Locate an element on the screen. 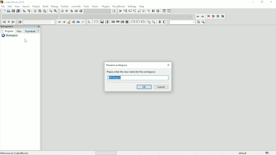 This screenshot has height=155, width=276. Abort is located at coordinates (81, 11).